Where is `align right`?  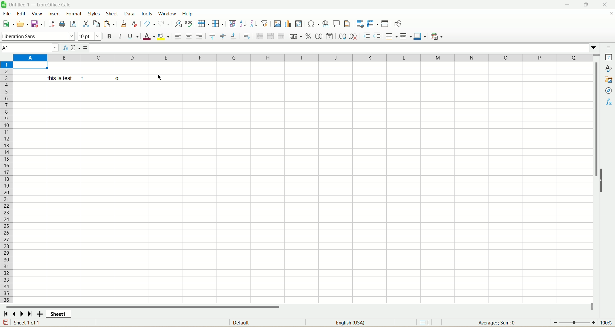
align right is located at coordinates (200, 36).